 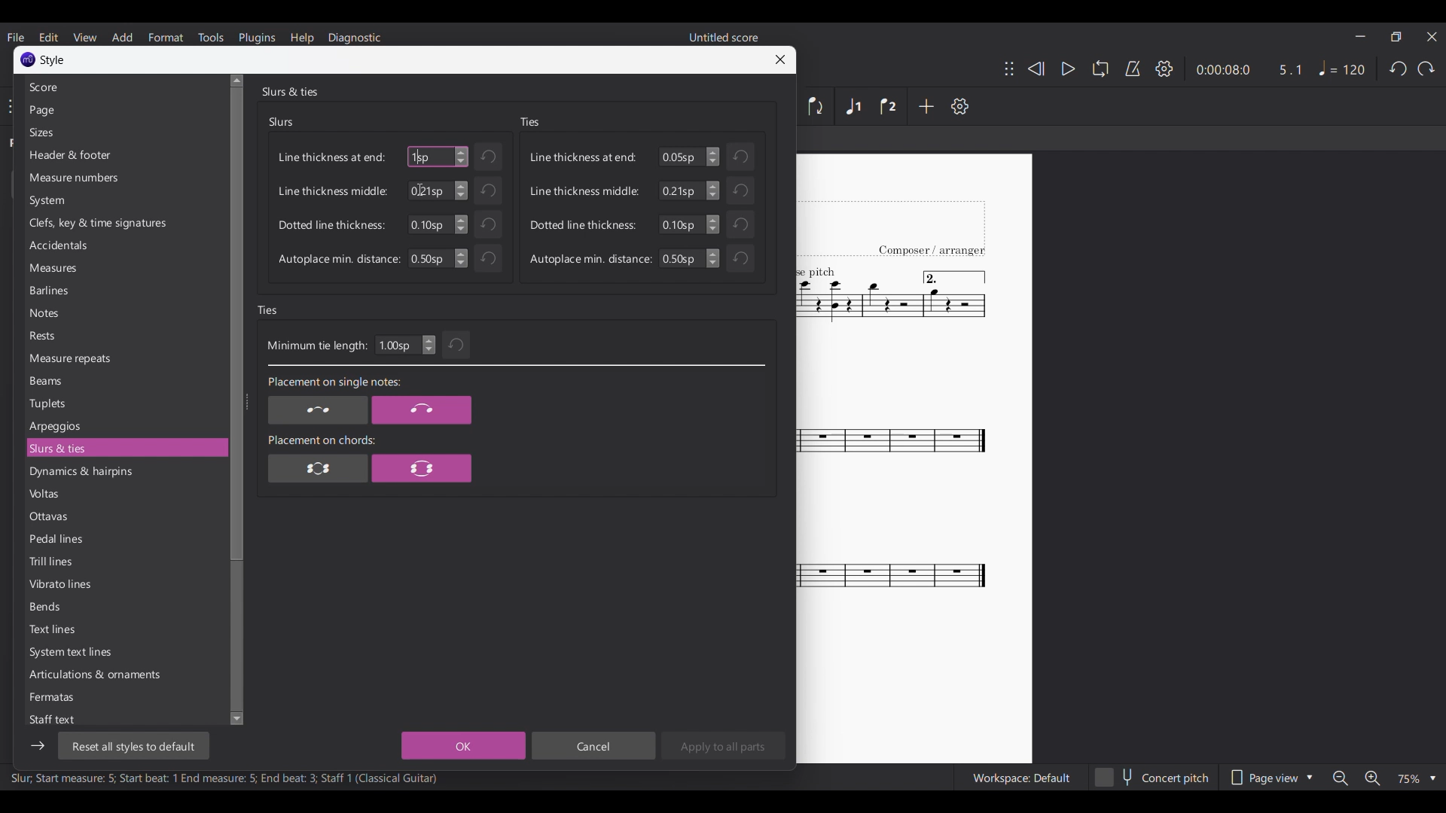 What do you see at coordinates (461, 190) in the screenshot?
I see `Increase/Decrease line thickness middle` at bounding box center [461, 190].